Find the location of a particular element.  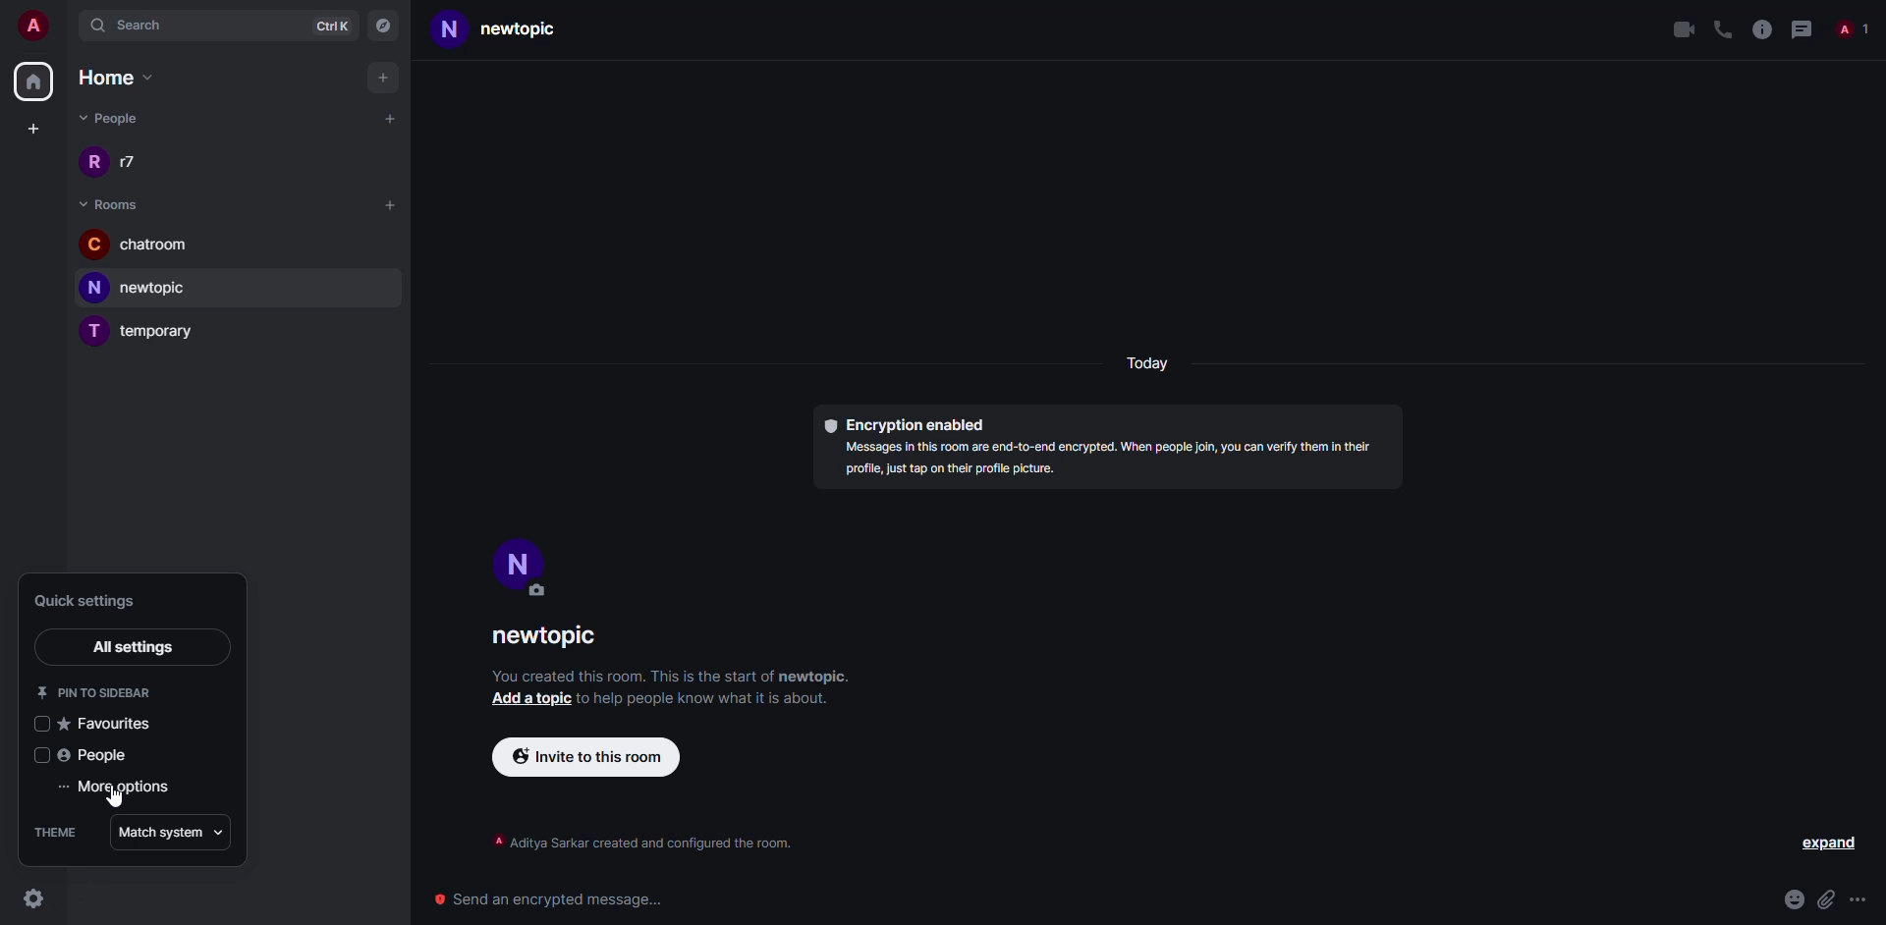

info is located at coordinates (705, 698).